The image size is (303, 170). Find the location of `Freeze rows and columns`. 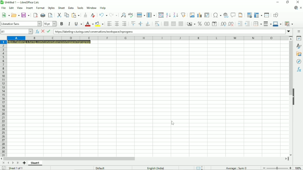

Freeze rows and columns is located at coordinates (258, 15).